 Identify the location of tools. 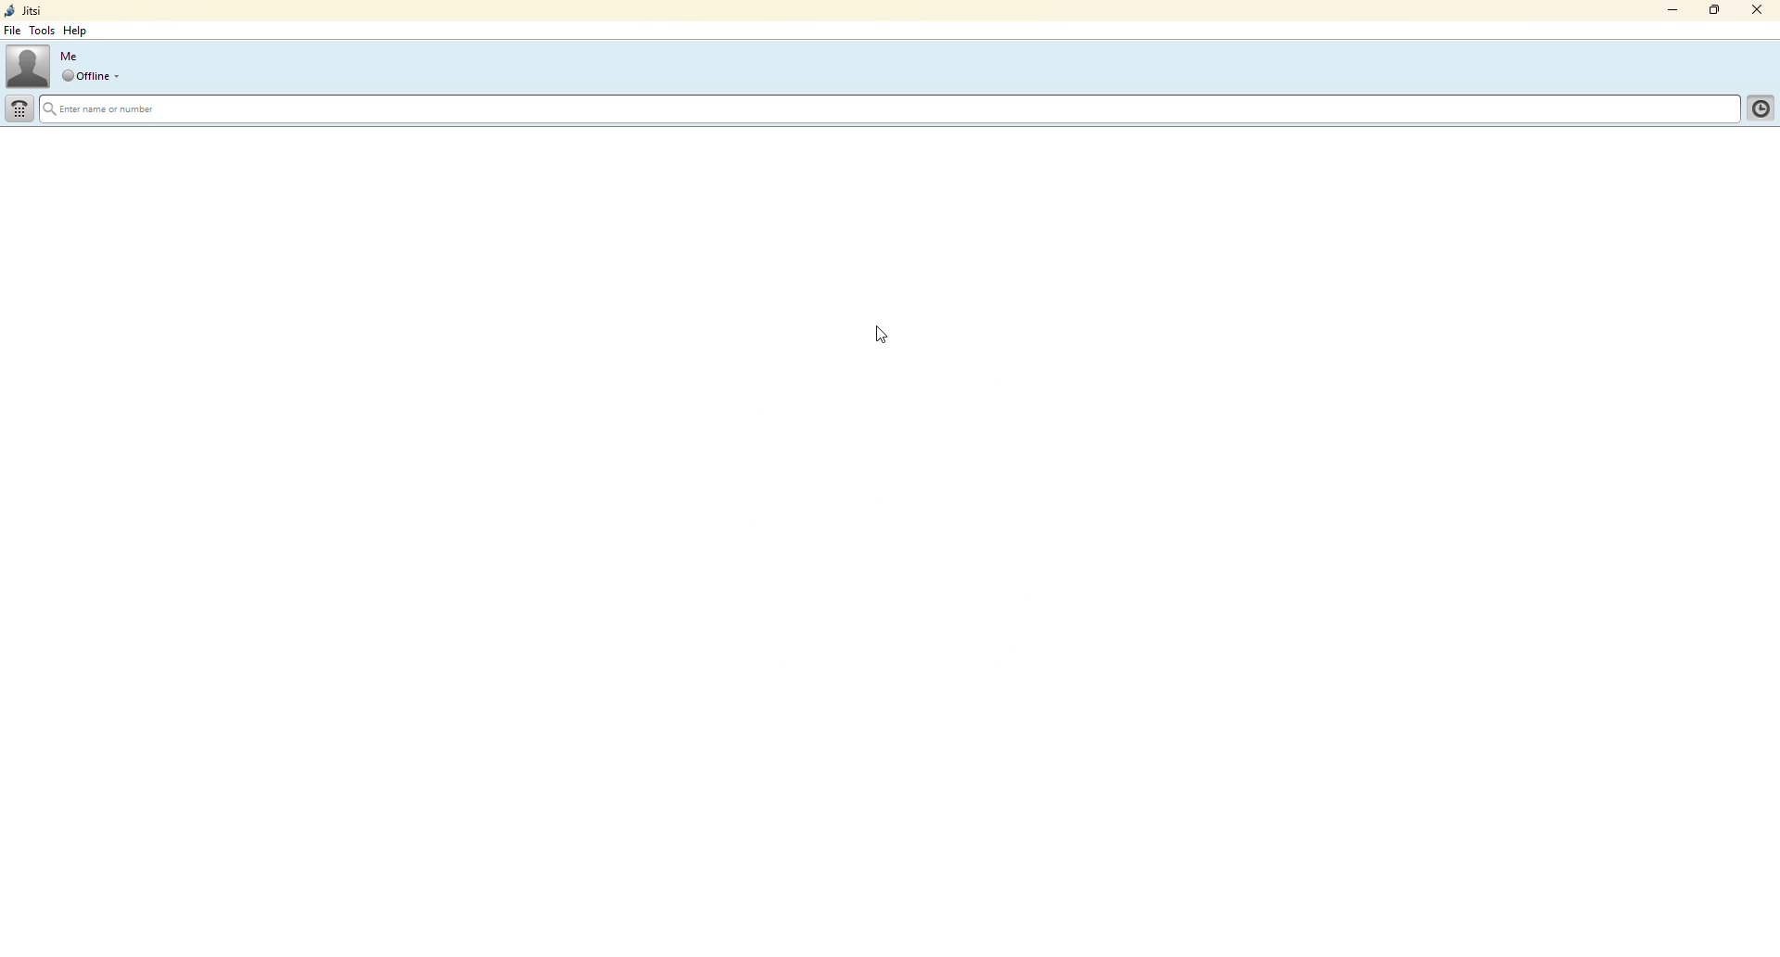
(45, 31).